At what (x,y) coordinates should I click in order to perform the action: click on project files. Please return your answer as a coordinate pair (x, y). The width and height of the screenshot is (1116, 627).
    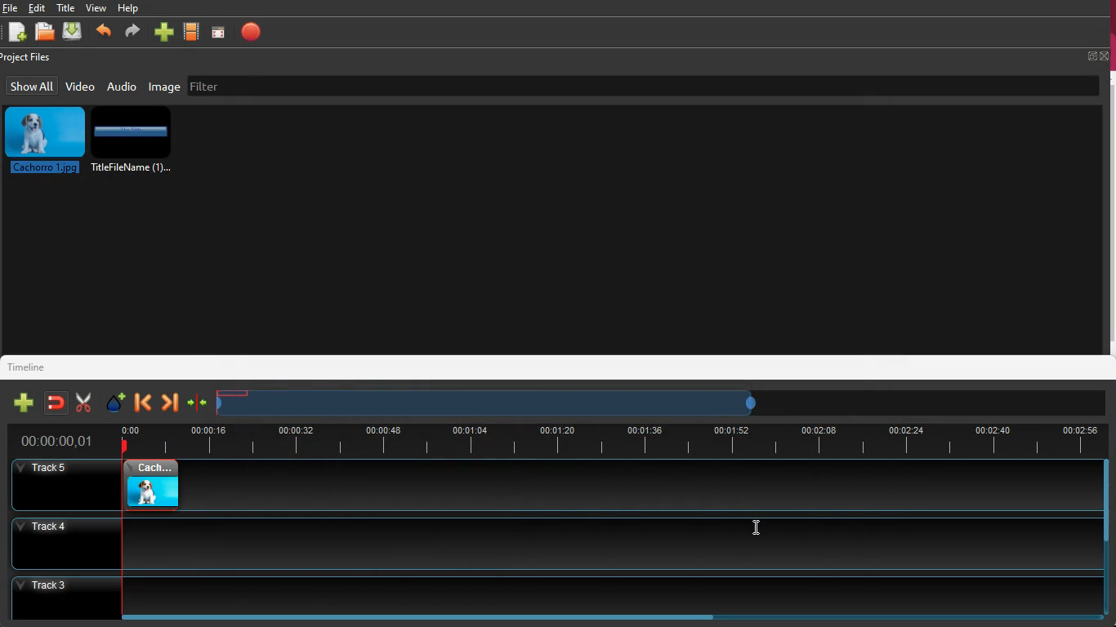
    Looking at the image, I should click on (29, 58).